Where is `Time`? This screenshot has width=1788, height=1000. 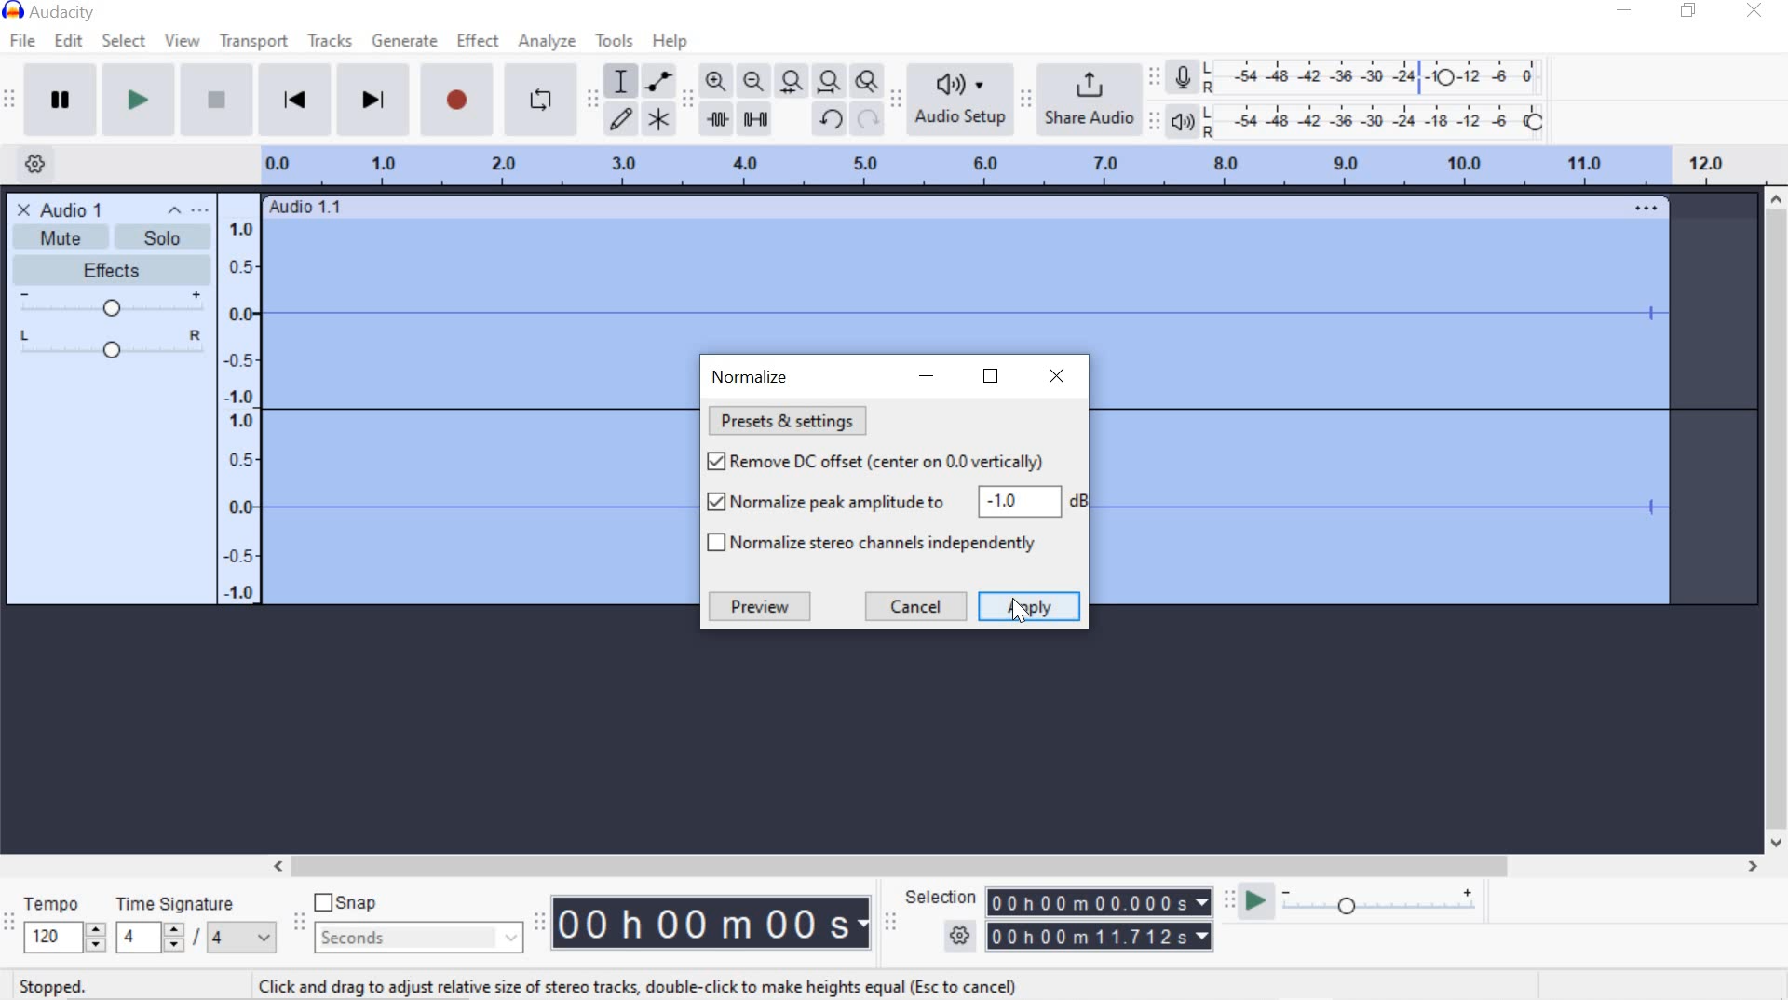 Time is located at coordinates (713, 925).